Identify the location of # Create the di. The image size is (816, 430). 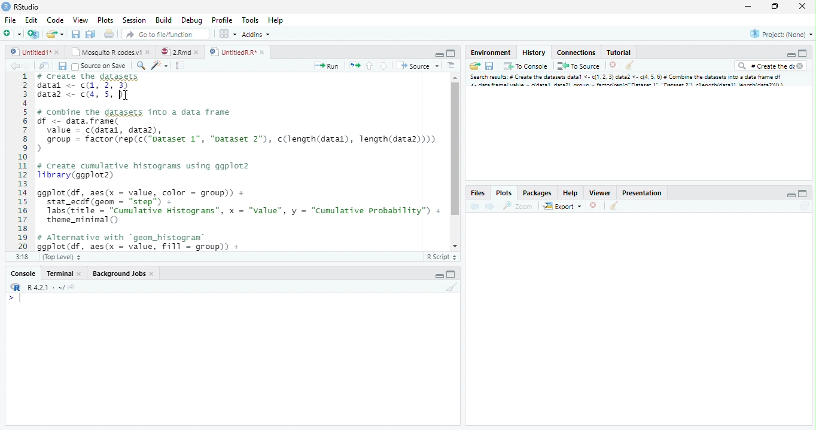
(769, 67).